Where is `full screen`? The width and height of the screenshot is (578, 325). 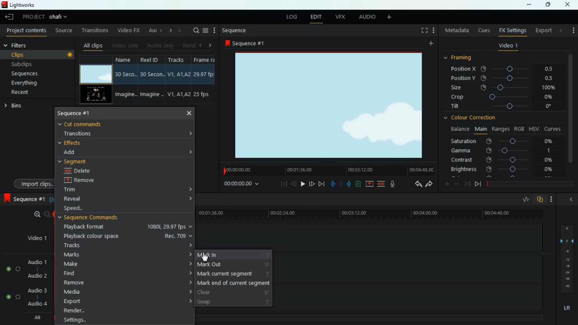
full screen is located at coordinates (423, 31).